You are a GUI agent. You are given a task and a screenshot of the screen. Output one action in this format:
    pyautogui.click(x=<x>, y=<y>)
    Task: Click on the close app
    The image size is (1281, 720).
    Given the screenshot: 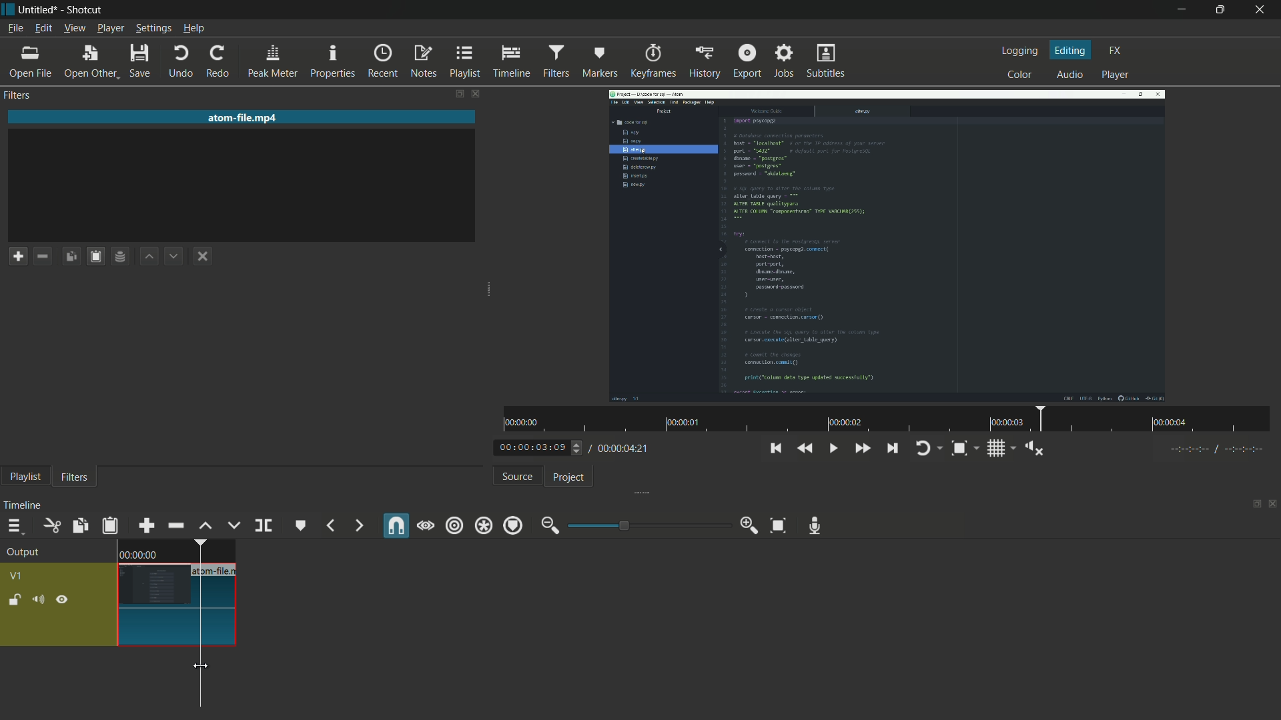 What is the action you would take?
    pyautogui.click(x=1262, y=9)
    